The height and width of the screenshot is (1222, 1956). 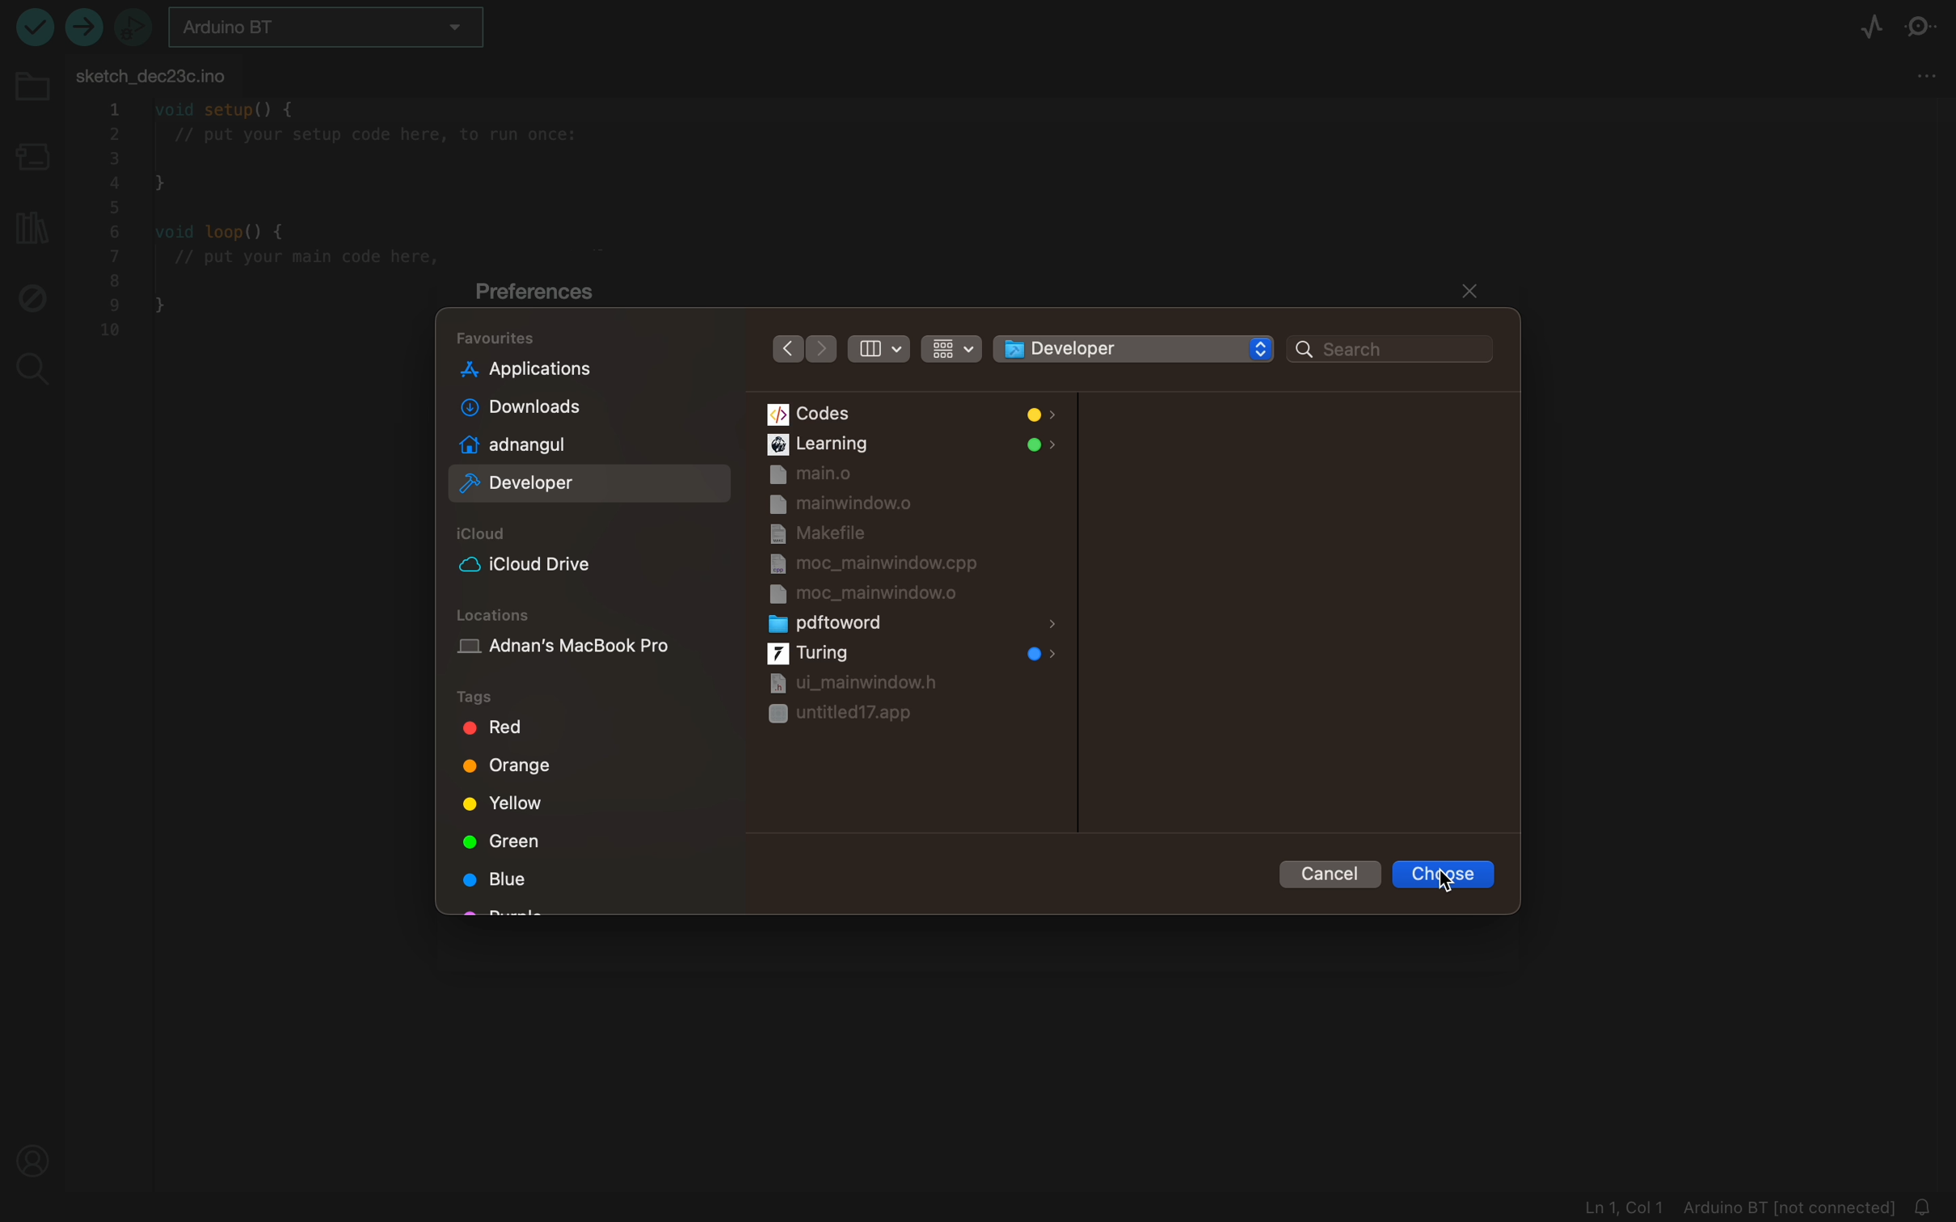 I want to click on downloads, so click(x=532, y=407).